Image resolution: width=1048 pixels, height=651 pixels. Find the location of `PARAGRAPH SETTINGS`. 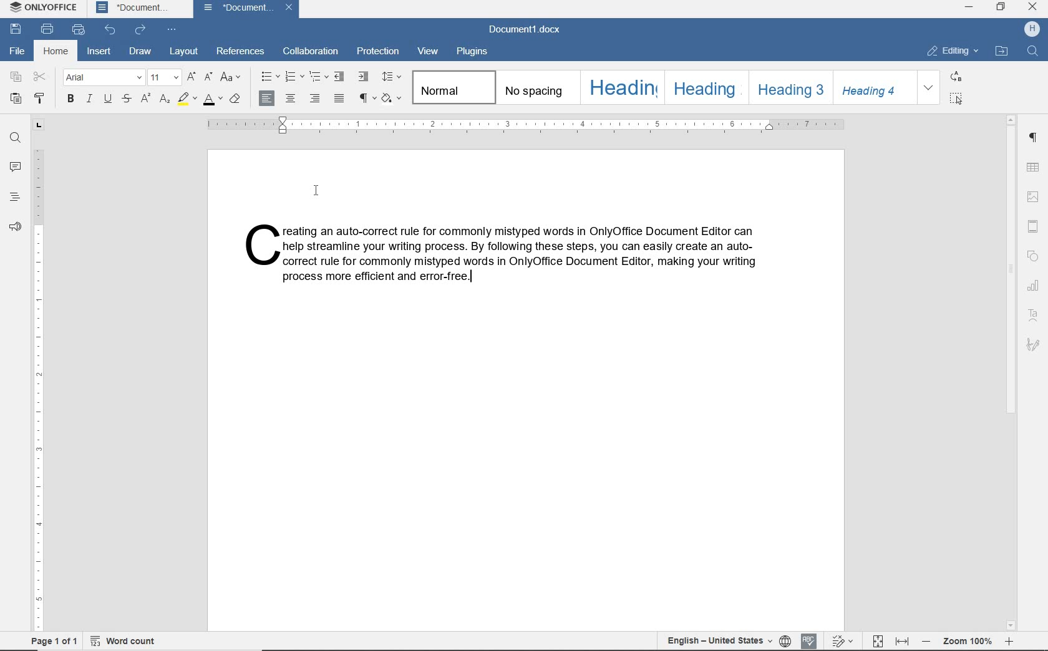

PARAGRAPH SETTINGS is located at coordinates (1032, 138).